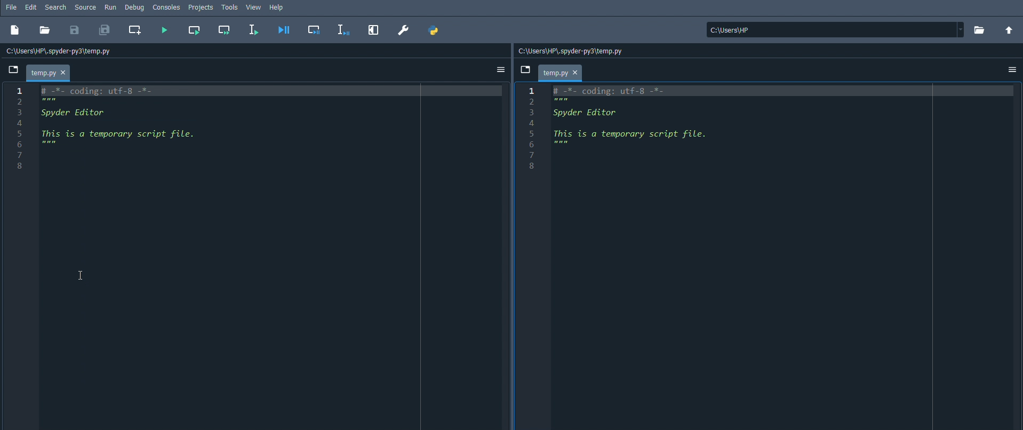  What do you see at coordinates (134, 7) in the screenshot?
I see `Debug` at bounding box center [134, 7].